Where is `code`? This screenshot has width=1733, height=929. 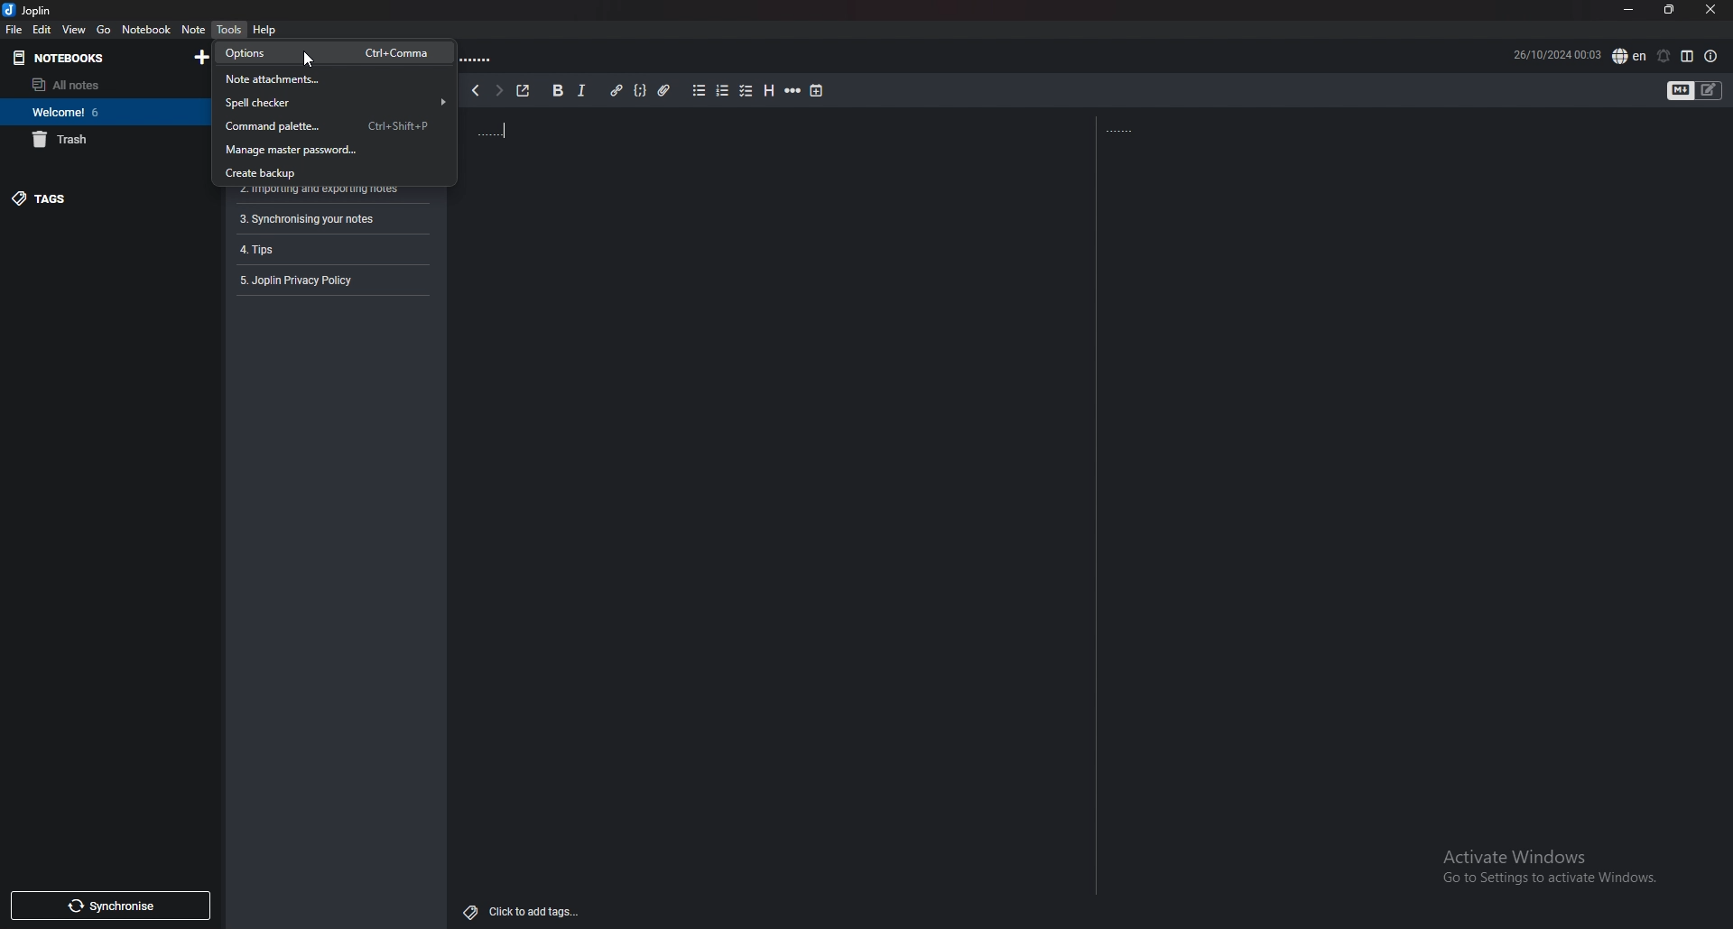
code is located at coordinates (642, 90).